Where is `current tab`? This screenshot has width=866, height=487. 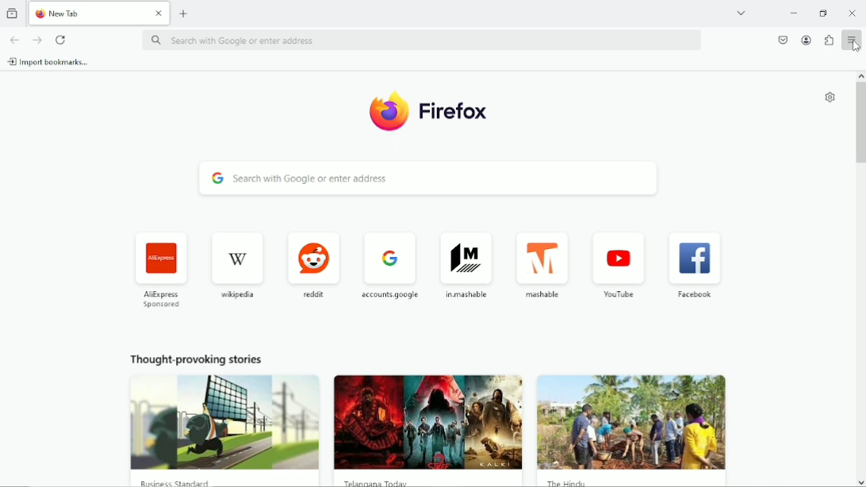
current tab is located at coordinates (98, 13).